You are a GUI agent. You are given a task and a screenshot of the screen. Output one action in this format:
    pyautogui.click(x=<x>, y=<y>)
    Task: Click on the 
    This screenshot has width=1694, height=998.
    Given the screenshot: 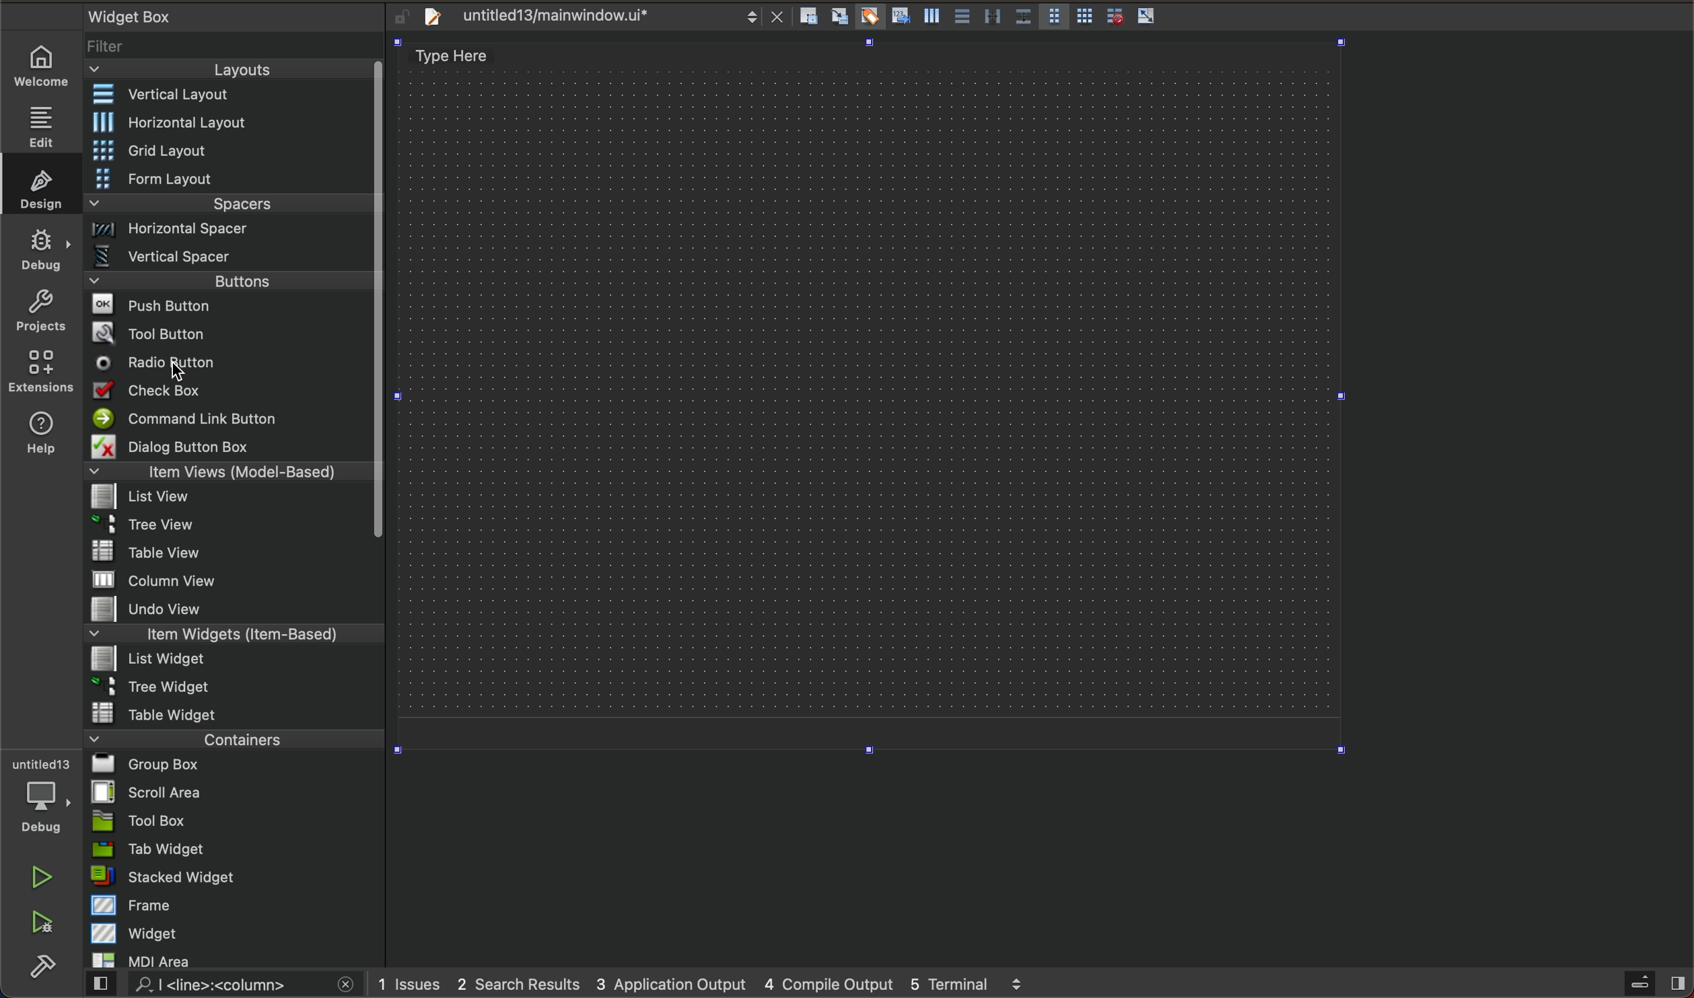 What is the action you would take?
    pyautogui.click(x=898, y=17)
    